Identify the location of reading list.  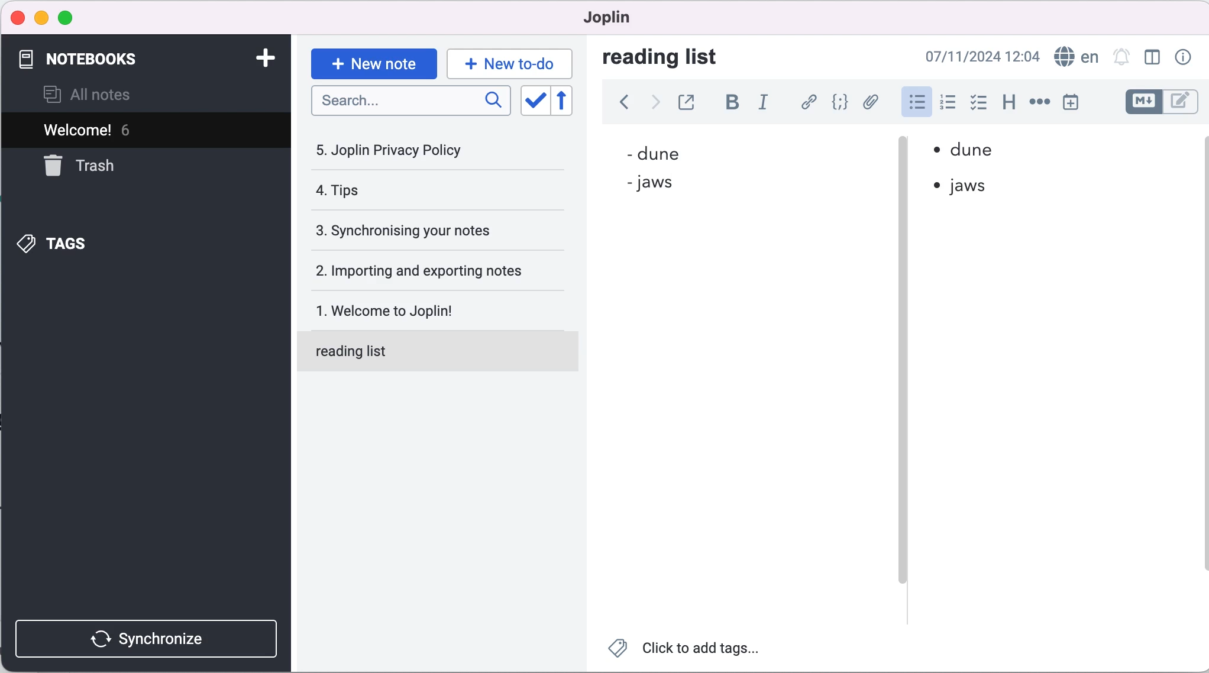
(674, 58).